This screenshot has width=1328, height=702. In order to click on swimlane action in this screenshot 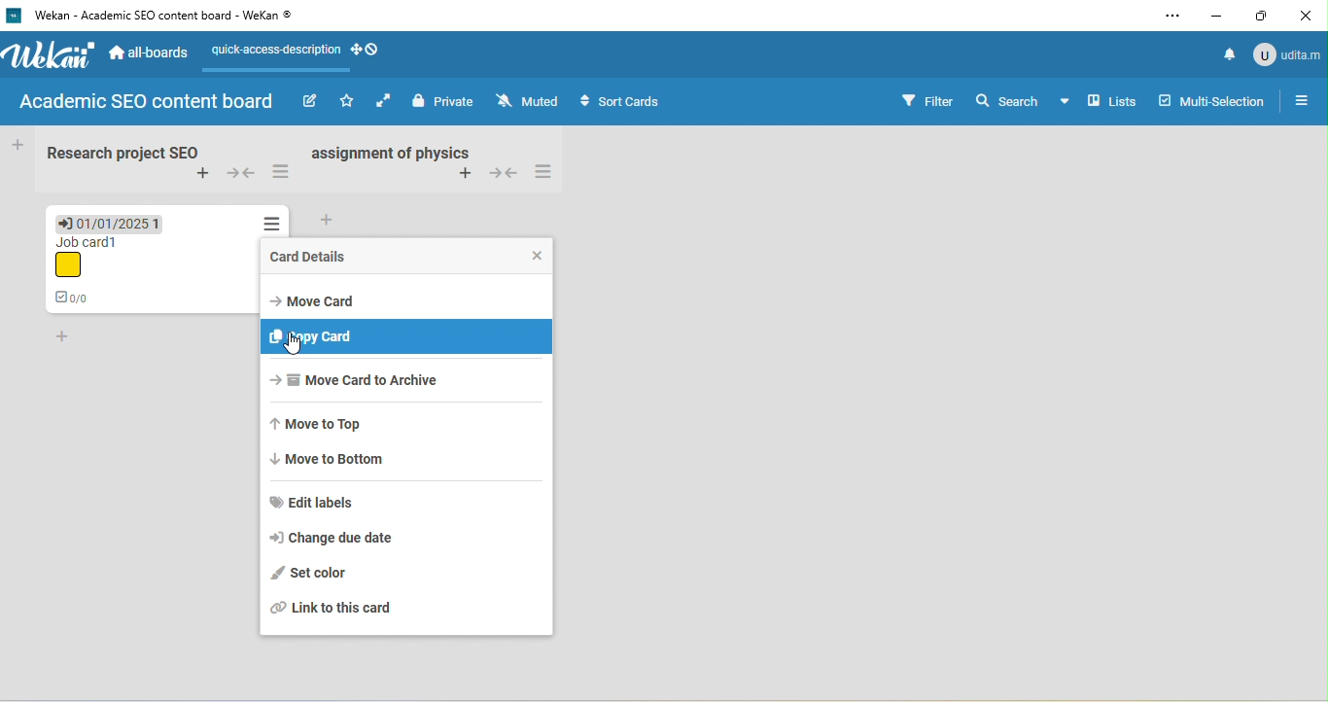, I will do `click(547, 171)`.